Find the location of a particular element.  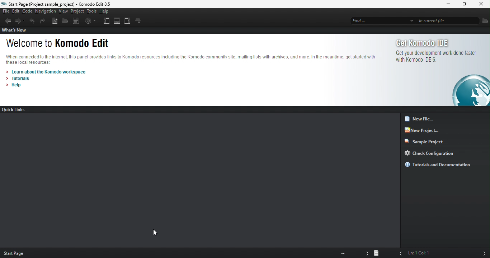

close is located at coordinates (482, 4).